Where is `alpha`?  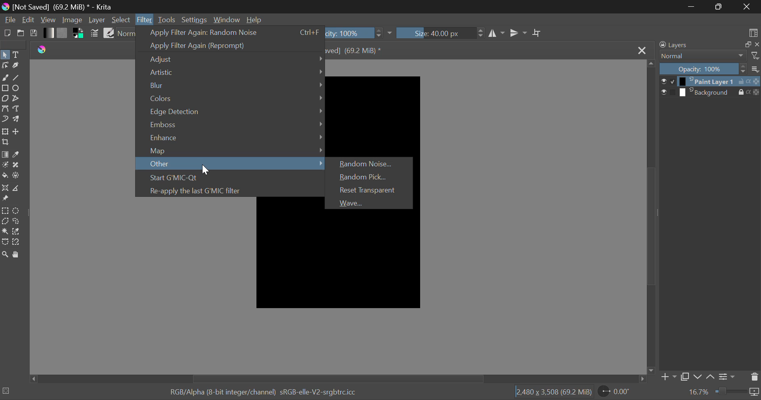 alpha is located at coordinates (746, 93).